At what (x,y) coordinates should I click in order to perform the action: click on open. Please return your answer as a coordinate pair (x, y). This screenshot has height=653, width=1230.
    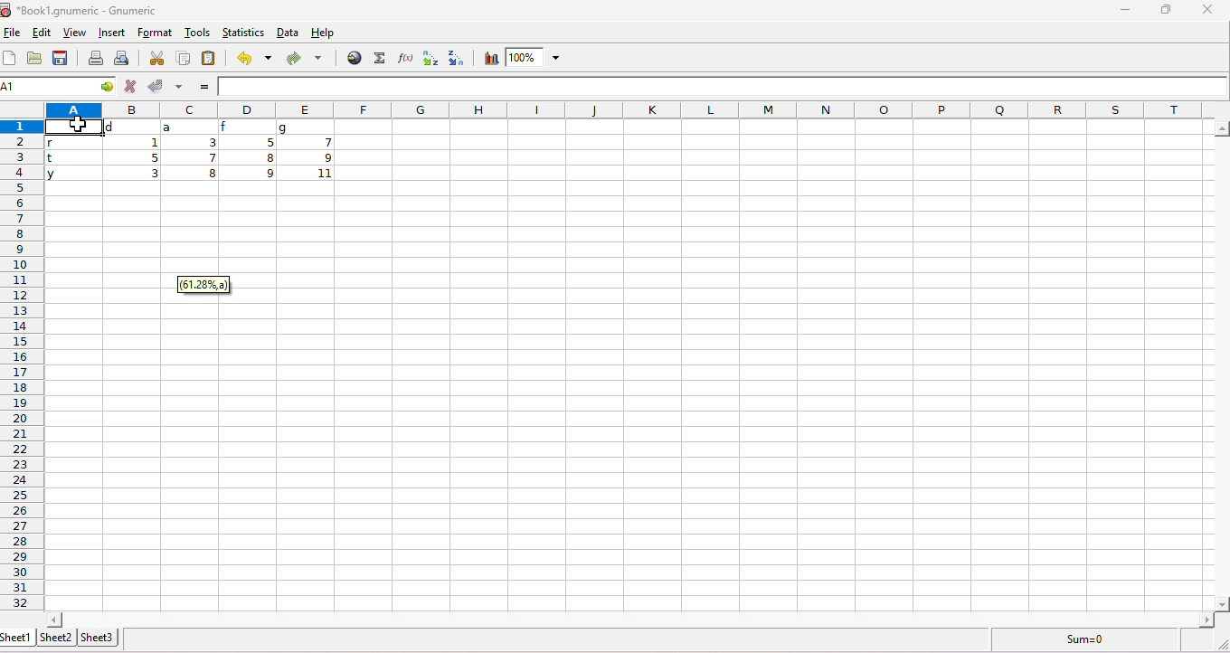
    Looking at the image, I should click on (34, 59).